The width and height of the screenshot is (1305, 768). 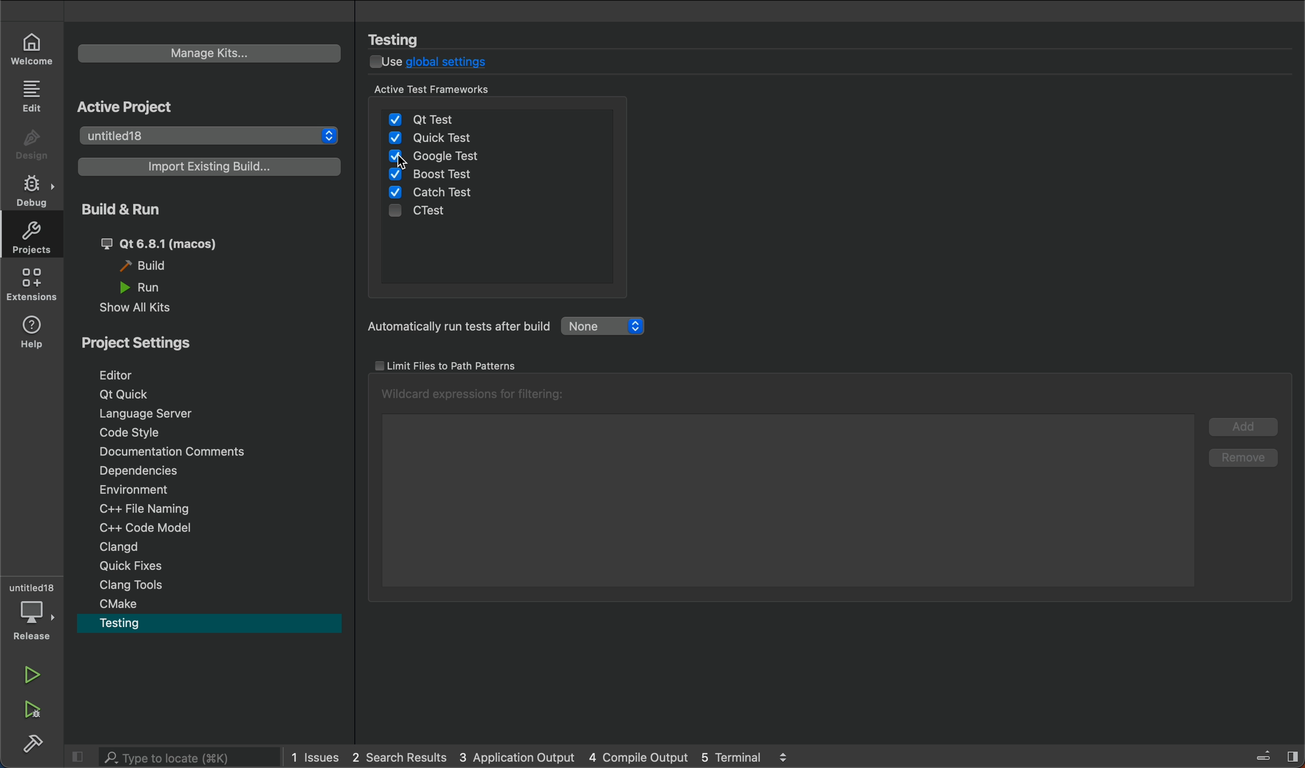 I want to click on disable global settings, so click(x=438, y=64).